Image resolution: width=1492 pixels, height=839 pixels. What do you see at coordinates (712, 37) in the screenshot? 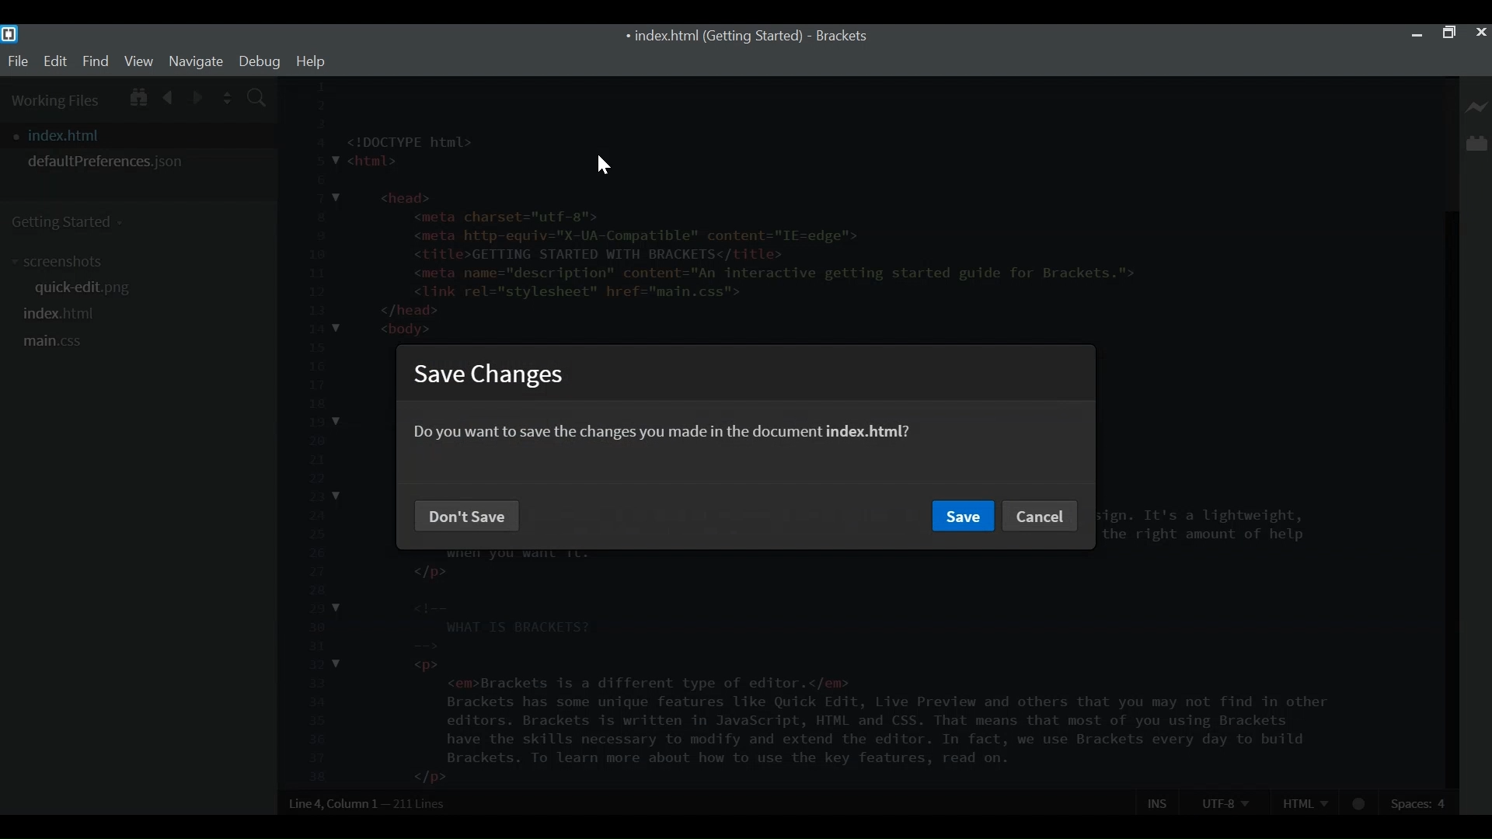
I see `index.html (Getting Started)` at bounding box center [712, 37].